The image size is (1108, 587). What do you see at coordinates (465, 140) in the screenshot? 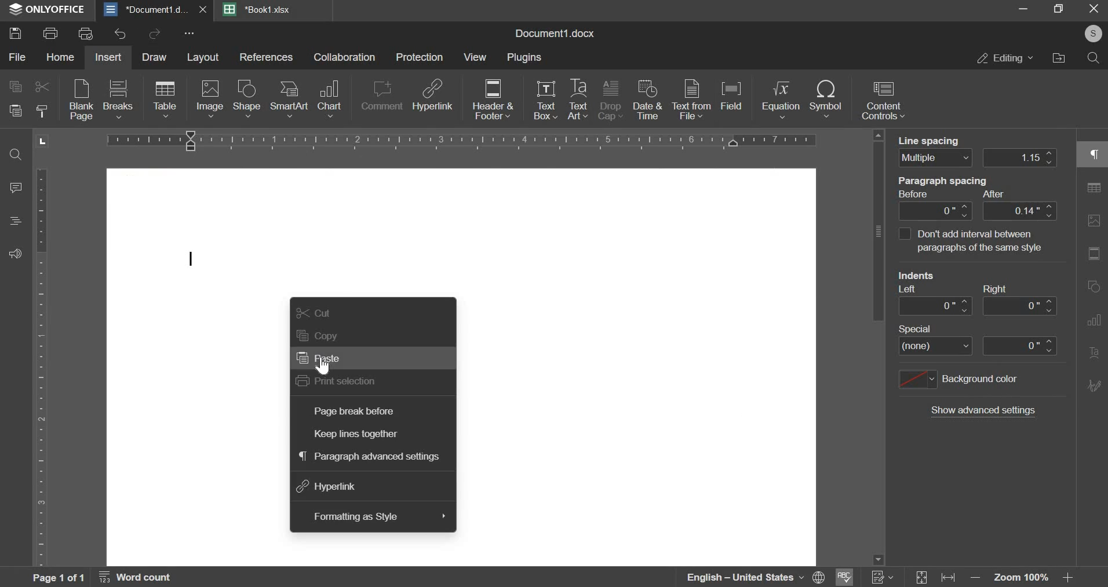
I see `horizontal scale` at bounding box center [465, 140].